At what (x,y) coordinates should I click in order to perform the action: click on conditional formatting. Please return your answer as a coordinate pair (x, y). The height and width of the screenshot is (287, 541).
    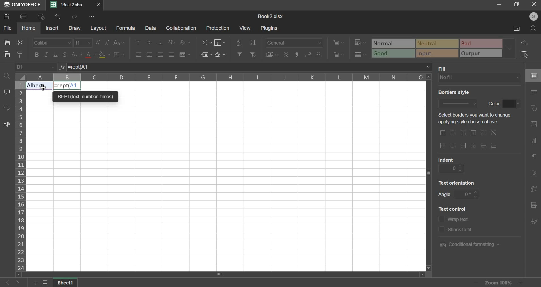
    Looking at the image, I should click on (471, 244).